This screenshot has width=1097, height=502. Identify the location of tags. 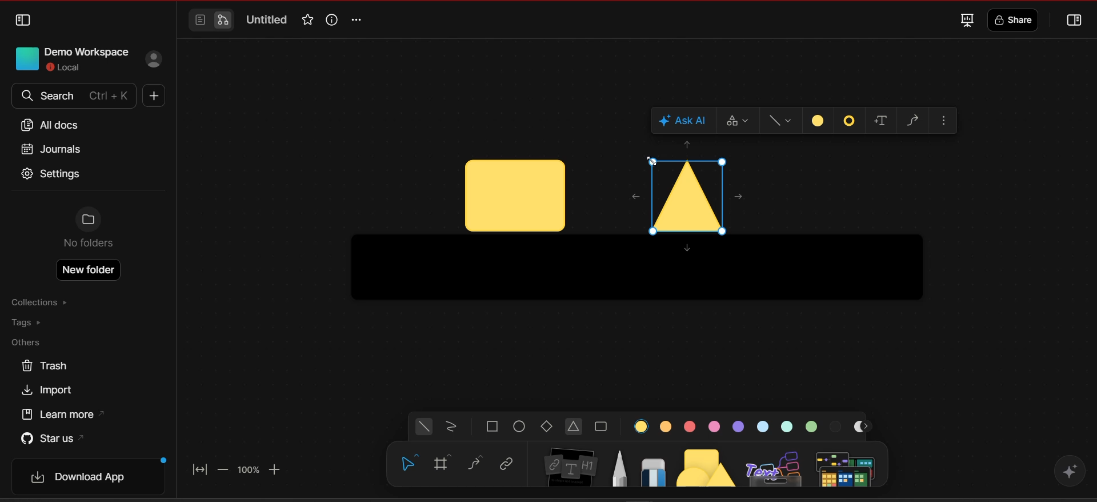
(35, 323).